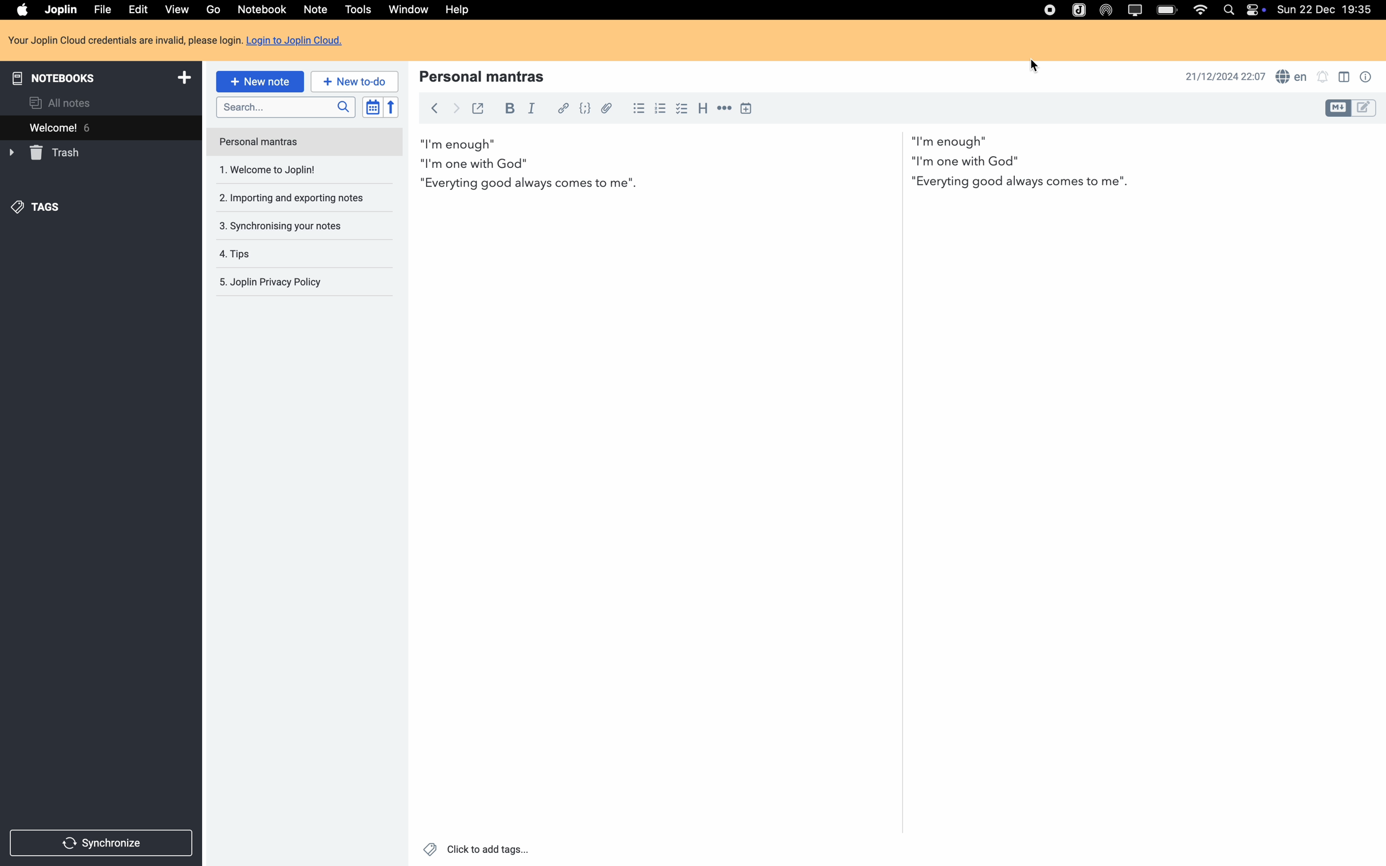 This screenshot has height=866, width=1386. What do you see at coordinates (1036, 63) in the screenshot?
I see `cursor` at bounding box center [1036, 63].